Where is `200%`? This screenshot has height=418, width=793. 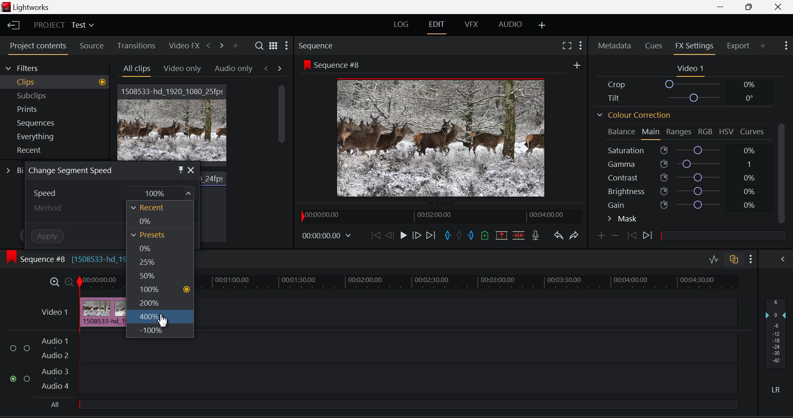
200% is located at coordinates (161, 304).